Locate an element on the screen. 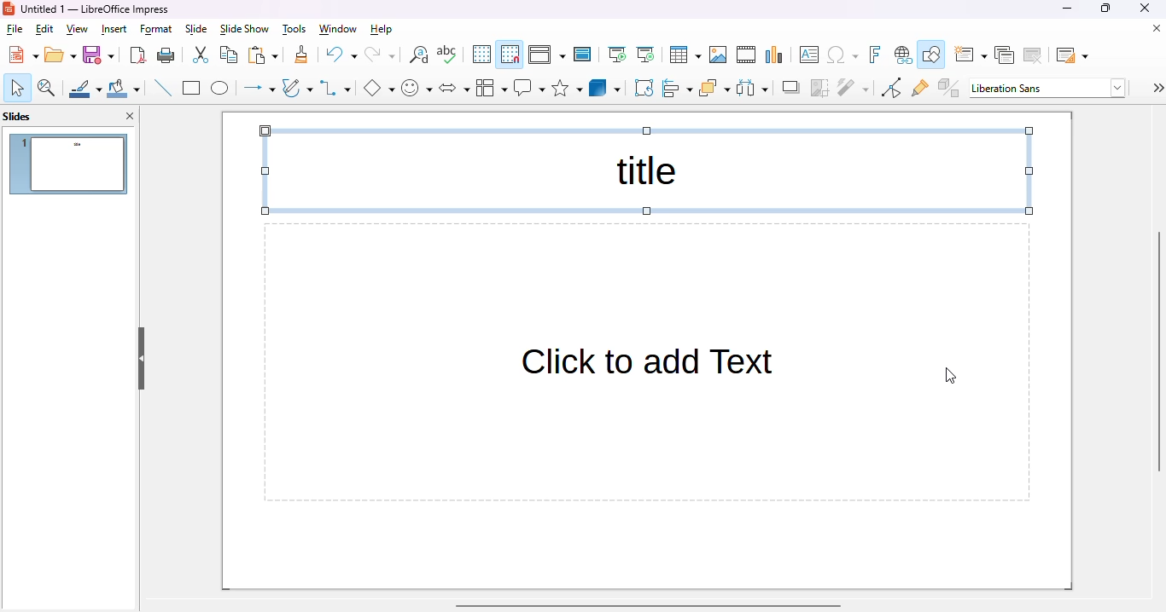 The image size is (1166, 612). insert text box is located at coordinates (807, 55).